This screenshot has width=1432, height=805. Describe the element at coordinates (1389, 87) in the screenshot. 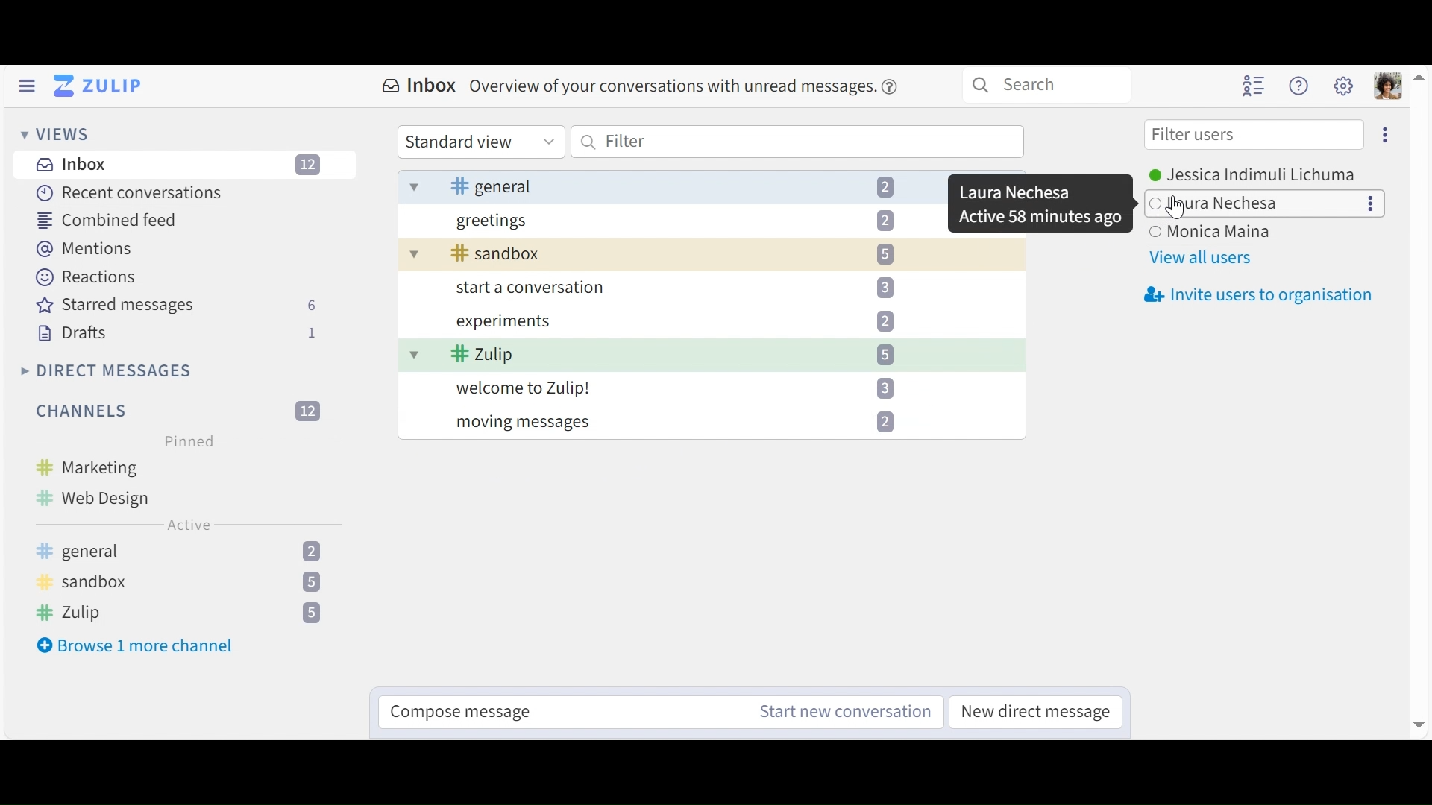

I see `Personal menu` at that location.